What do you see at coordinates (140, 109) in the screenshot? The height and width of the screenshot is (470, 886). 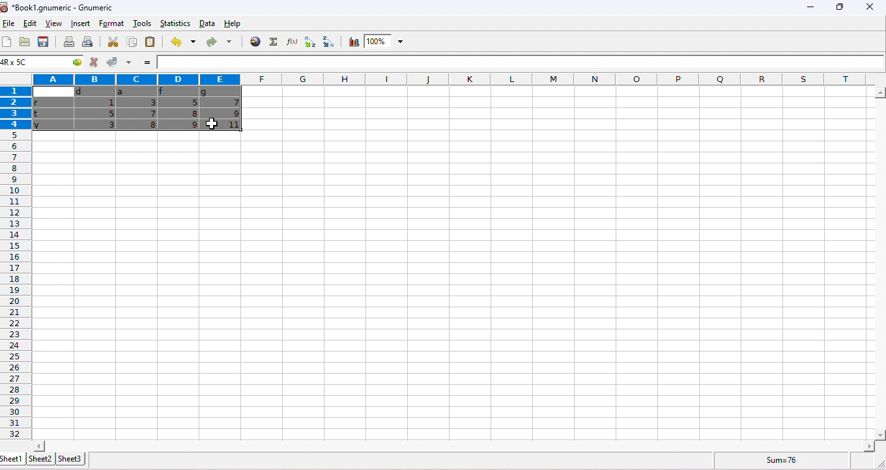 I see `dragged` at bounding box center [140, 109].